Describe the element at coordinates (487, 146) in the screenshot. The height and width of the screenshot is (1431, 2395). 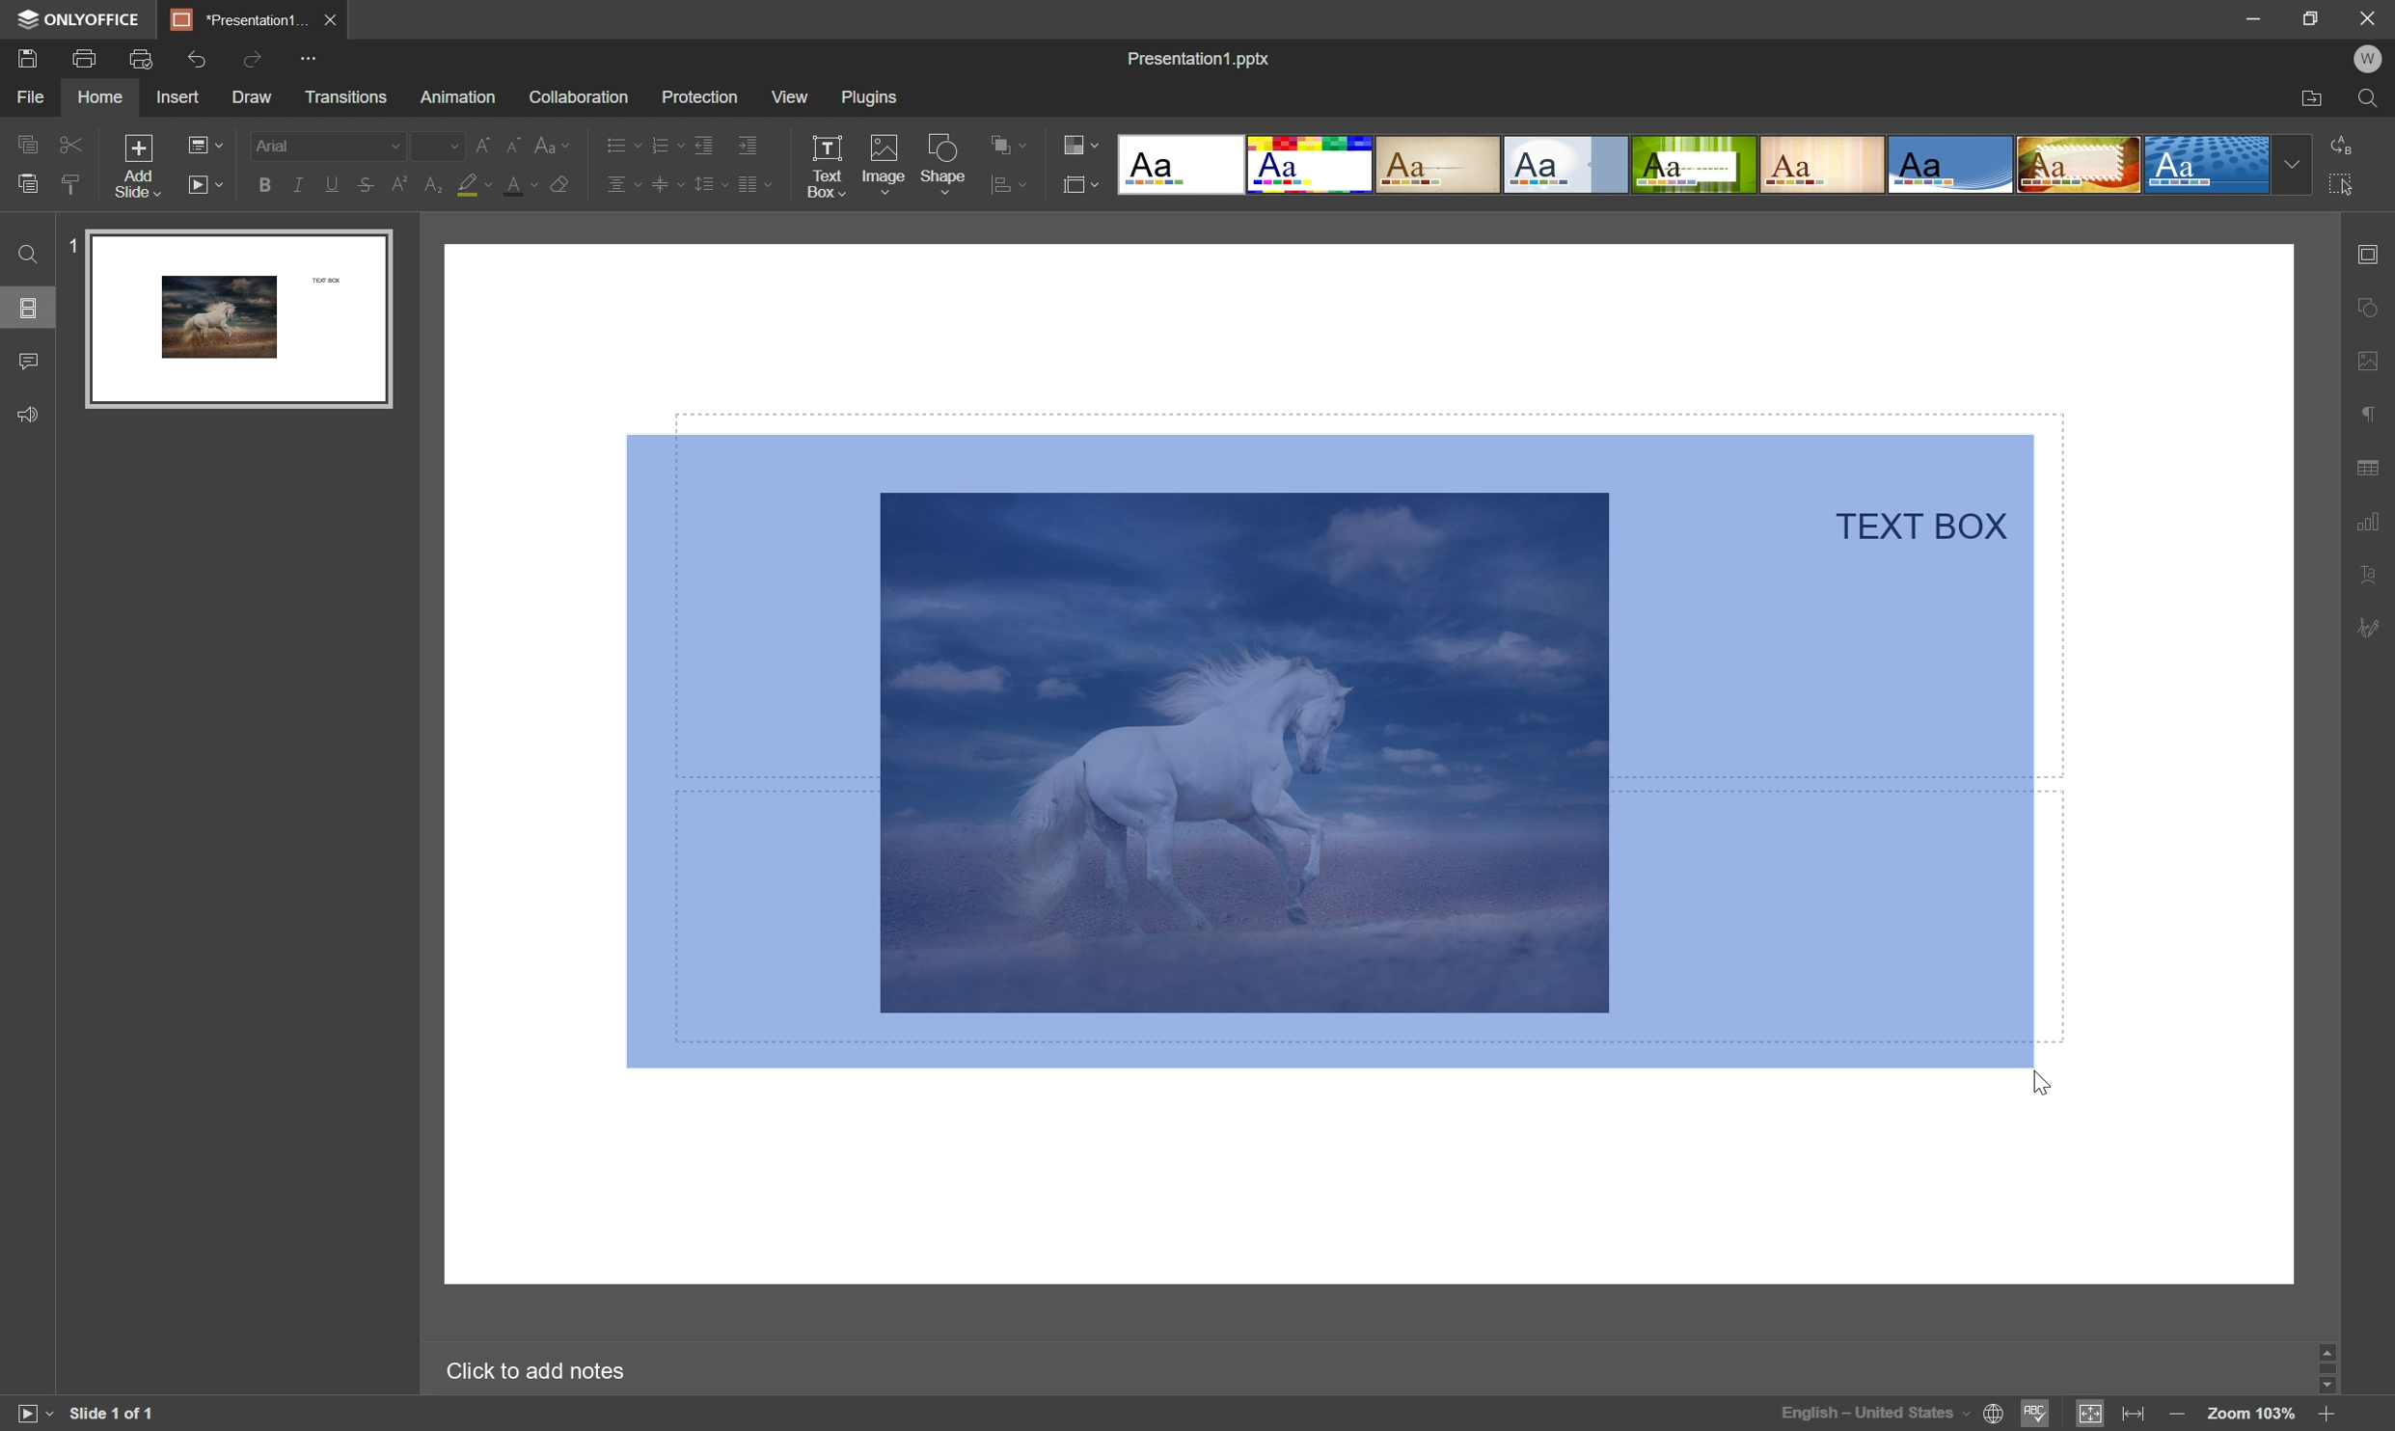
I see `increasement size` at that location.